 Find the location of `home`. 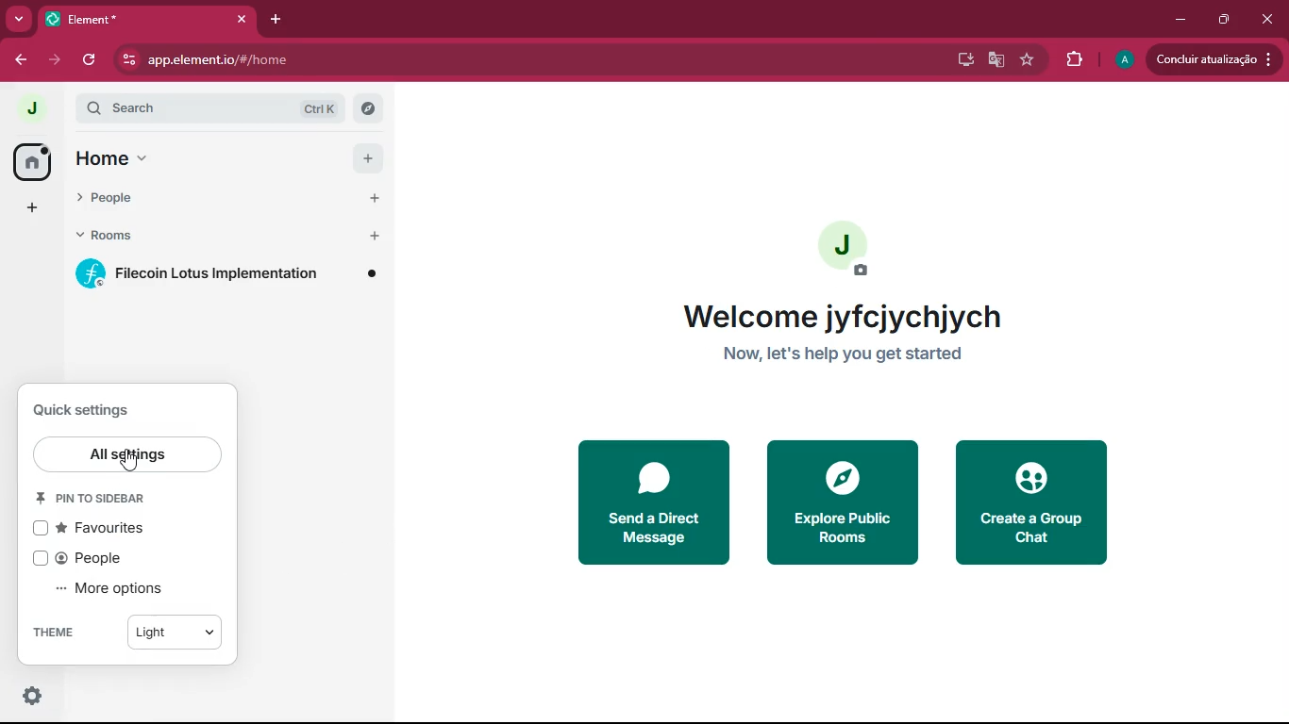

home is located at coordinates (114, 161).